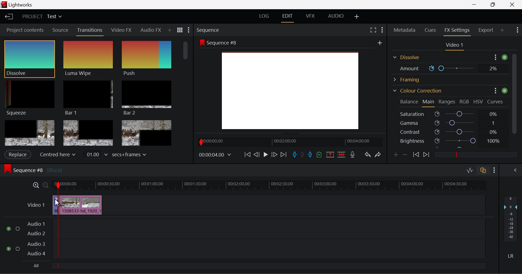  What do you see at coordinates (474, 154) in the screenshot?
I see `slider` at bounding box center [474, 154].